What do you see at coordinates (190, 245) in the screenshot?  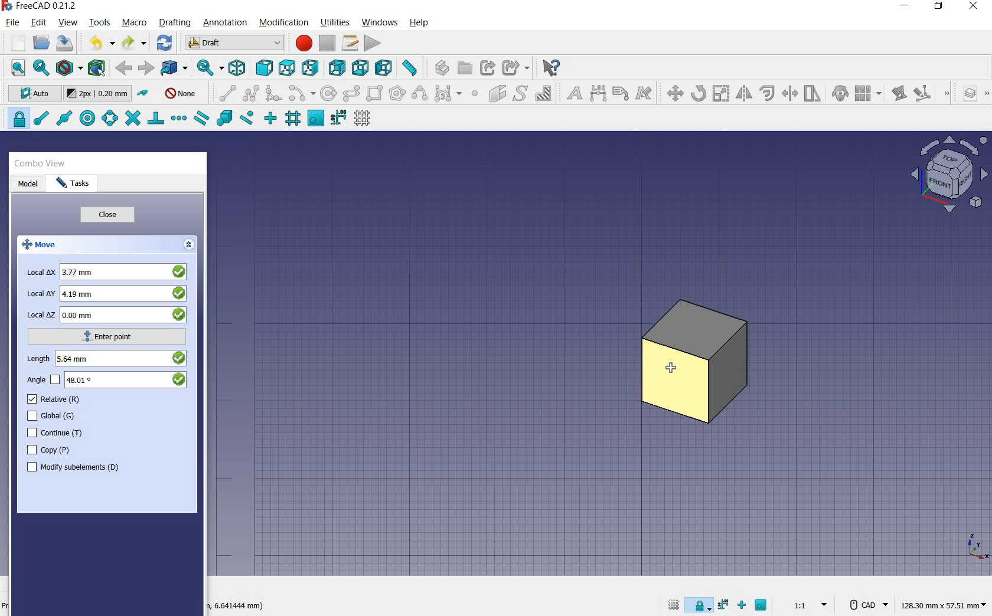 I see `expand` at bounding box center [190, 245].